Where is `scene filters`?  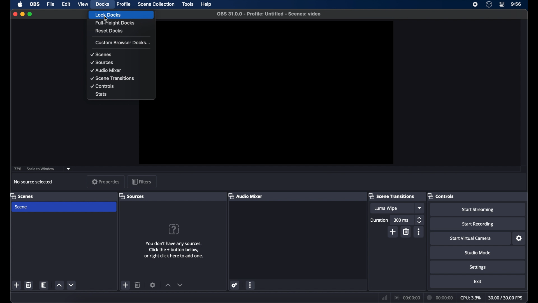
scene filters is located at coordinates (44, 285).